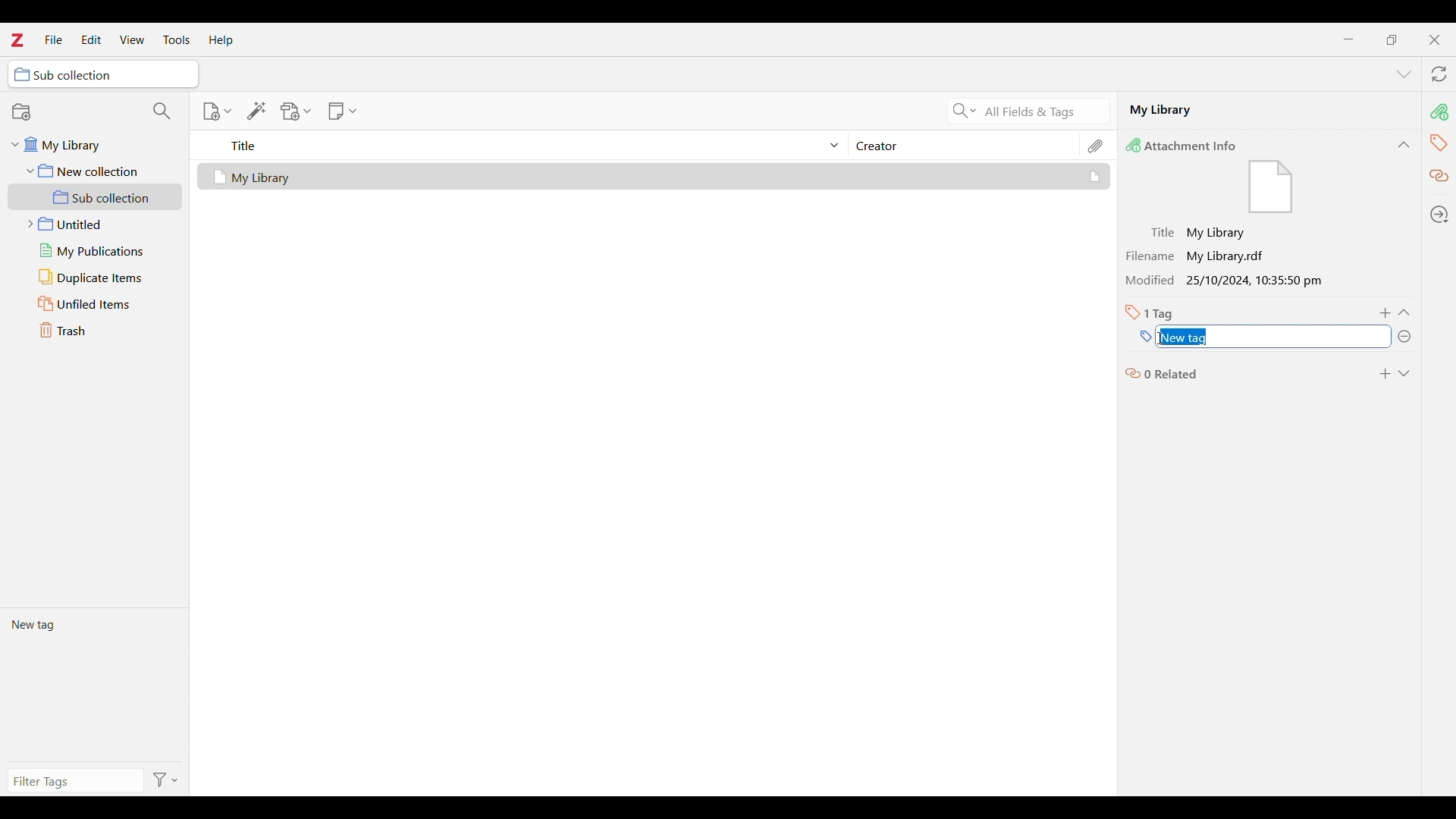 Image resolution: width=1456 pixels, height=819 pixels. Describe the element at coordinates (93, 143) in the screenshot. I see `My library folder` at that location.